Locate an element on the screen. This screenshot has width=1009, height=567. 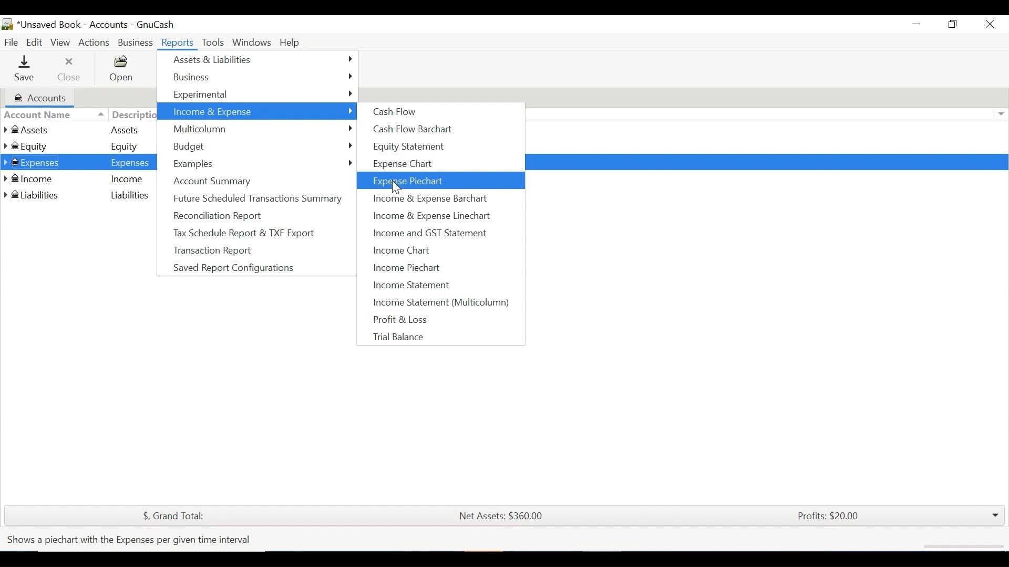
Profits: $20.00 is located at coordinates (829, 515).